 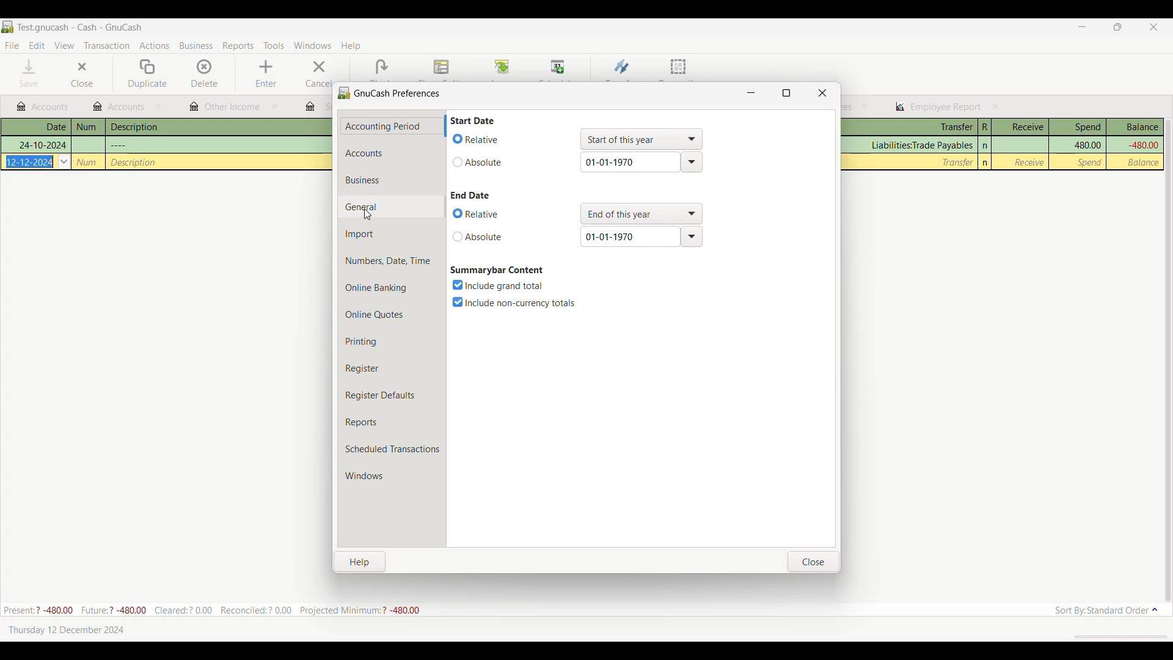 I want to click on Reports, so click(x=392, y=422).